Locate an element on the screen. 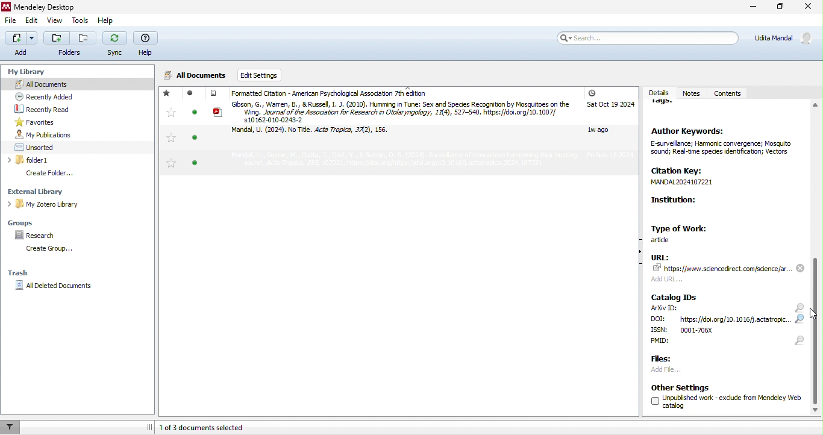 Image resolution: width=823 pixels, height=435 pixels. edit is located at coordinates (32, 21).